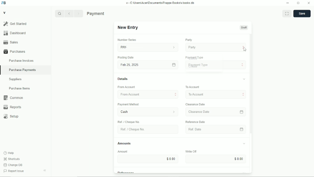 Image resolution: width=314 pixels, height=177 pixels. Describe the element at coordinates (26, 79) in the screenshot. I see `Suppliers` at that location.